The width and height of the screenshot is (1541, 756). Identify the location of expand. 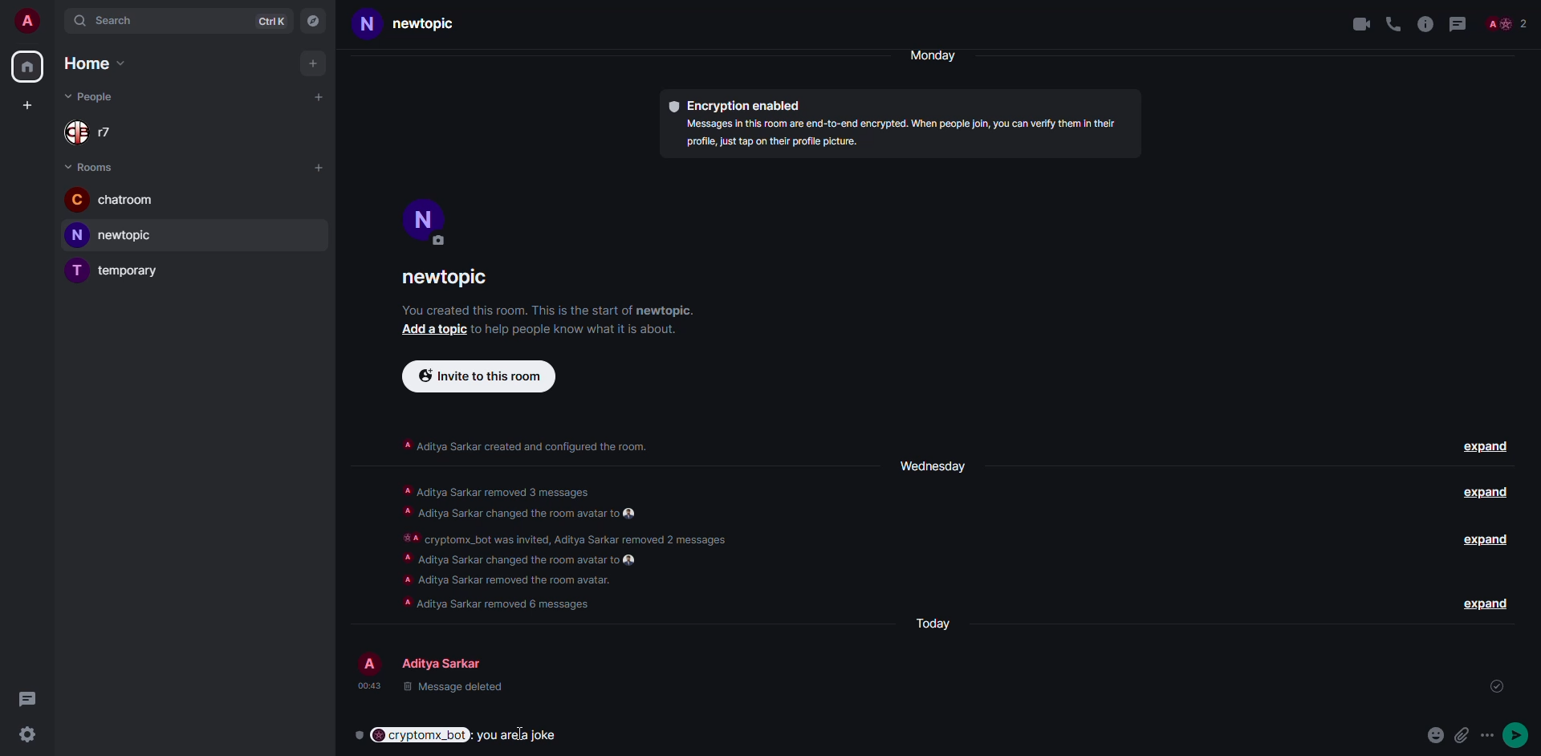
(1481, 494).